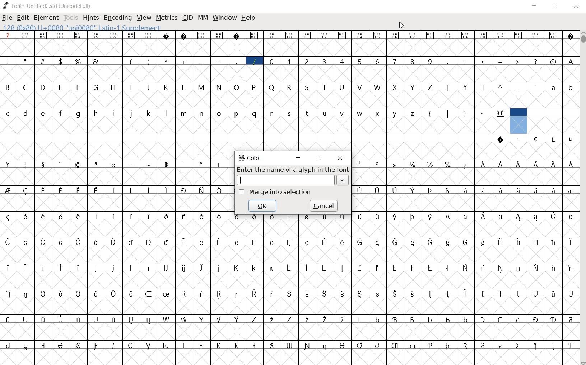  I want to click on Symbol, so click(237, 294).